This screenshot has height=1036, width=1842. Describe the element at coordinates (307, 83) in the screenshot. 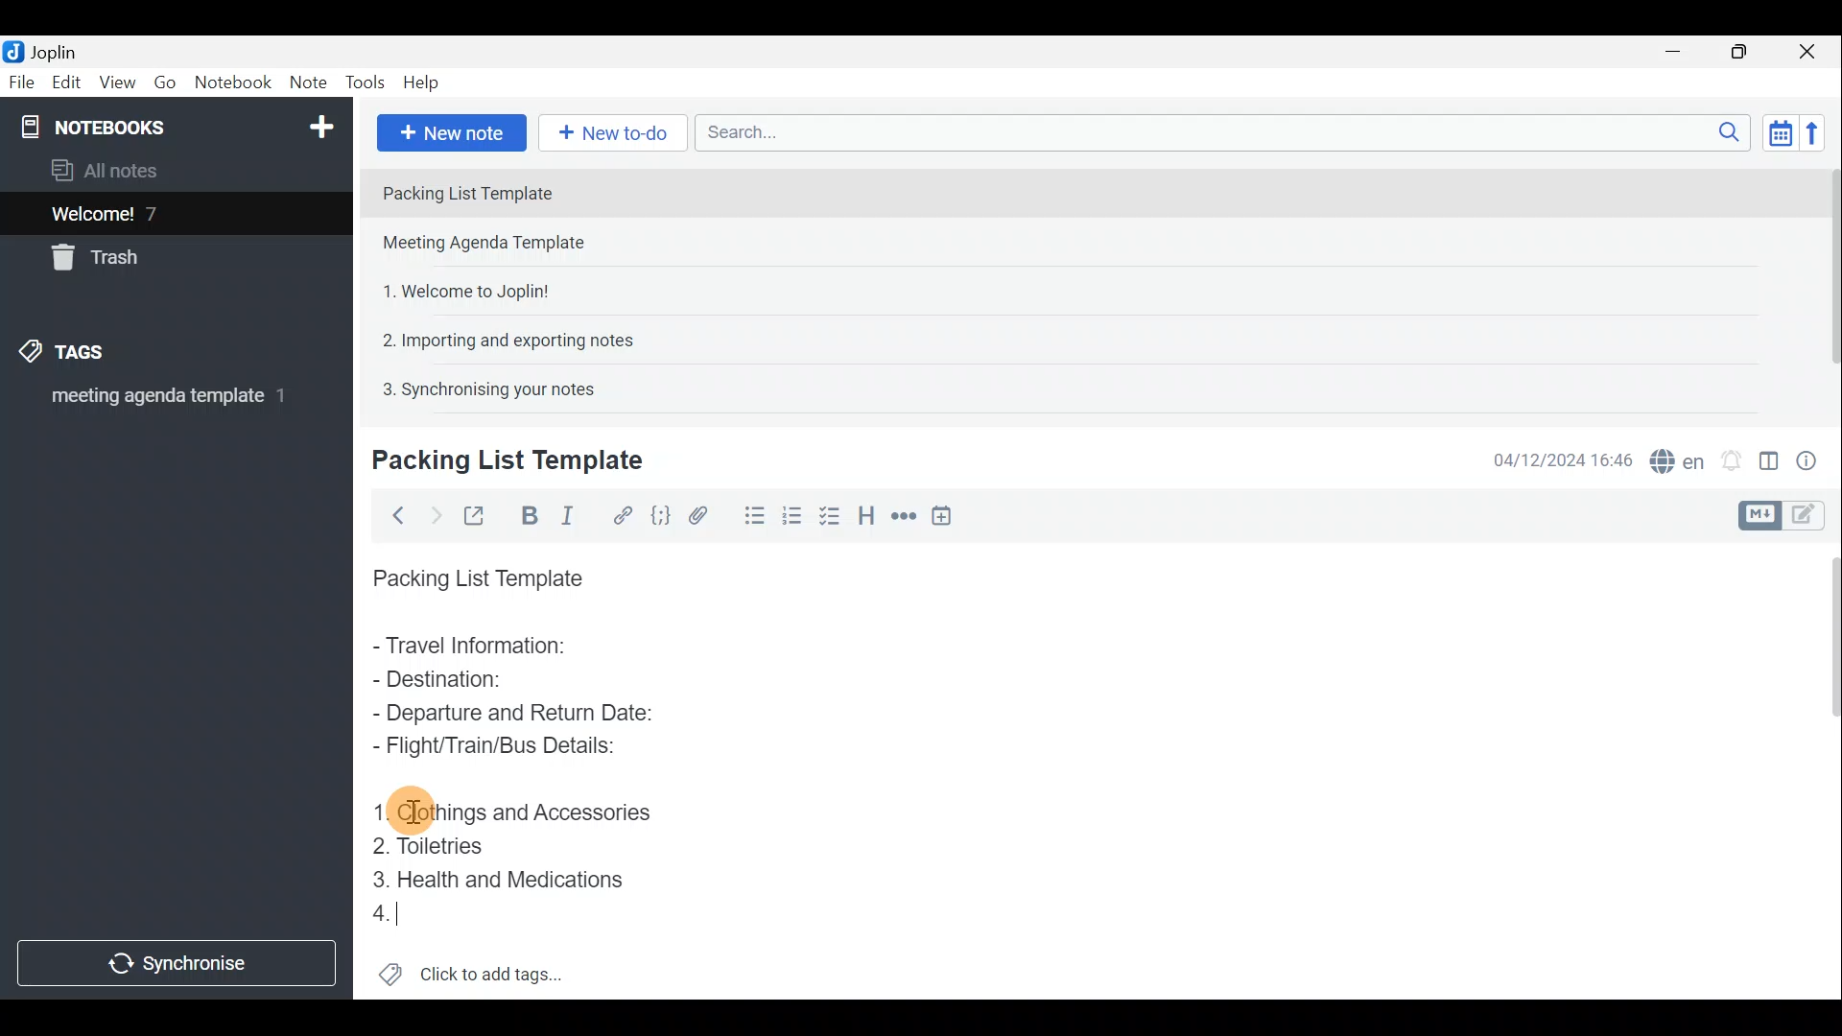

I see `Note` at that location.